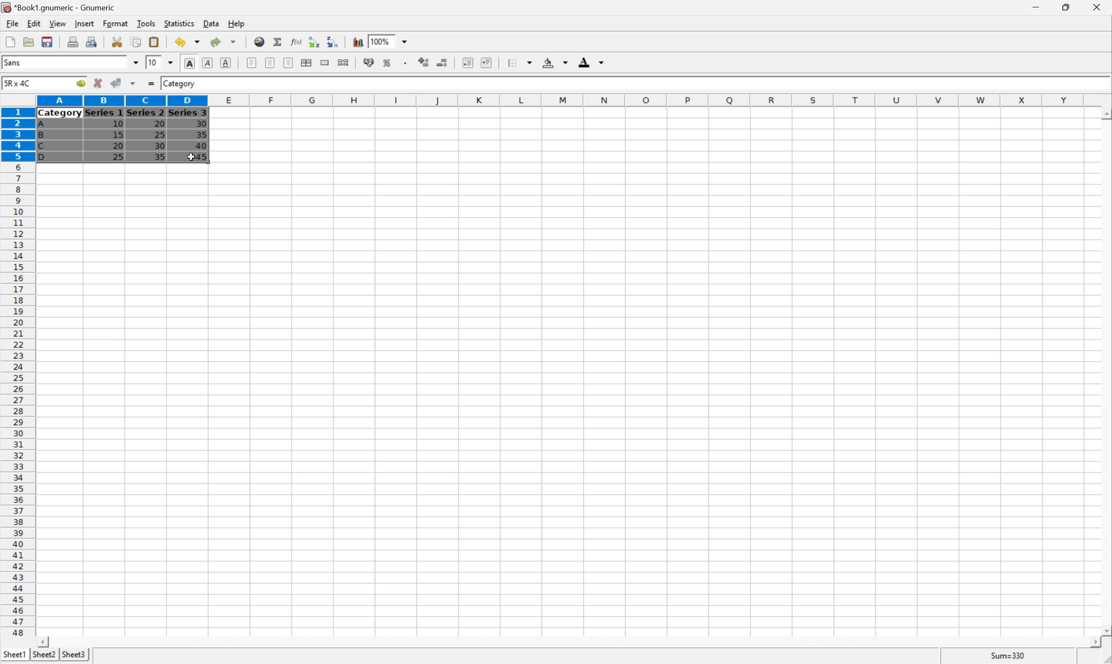 The image size is (1112, 664). Describe the element at coordinates (305, 62) in the screenshot. I see `Center horizontally across selection` at that location.